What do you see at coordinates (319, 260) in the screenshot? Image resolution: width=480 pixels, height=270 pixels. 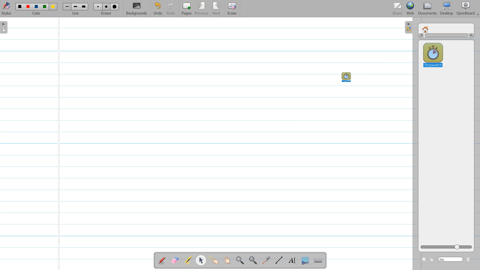 I see `Display Virtual Keyboard ` at bounding box center [319, 260].